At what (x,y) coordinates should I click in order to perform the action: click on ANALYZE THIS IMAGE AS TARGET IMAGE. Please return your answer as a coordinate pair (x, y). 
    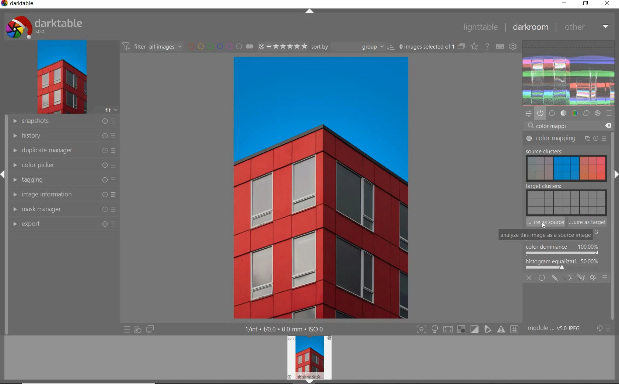
    Looking at the image, I should click on (588, 222).